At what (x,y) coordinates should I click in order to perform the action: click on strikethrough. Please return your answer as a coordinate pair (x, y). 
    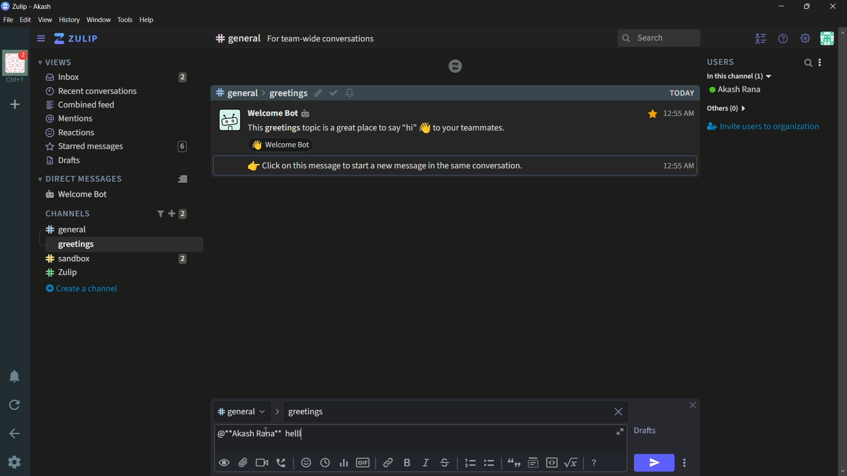
    Looking at the image, I should click on (445, 464).